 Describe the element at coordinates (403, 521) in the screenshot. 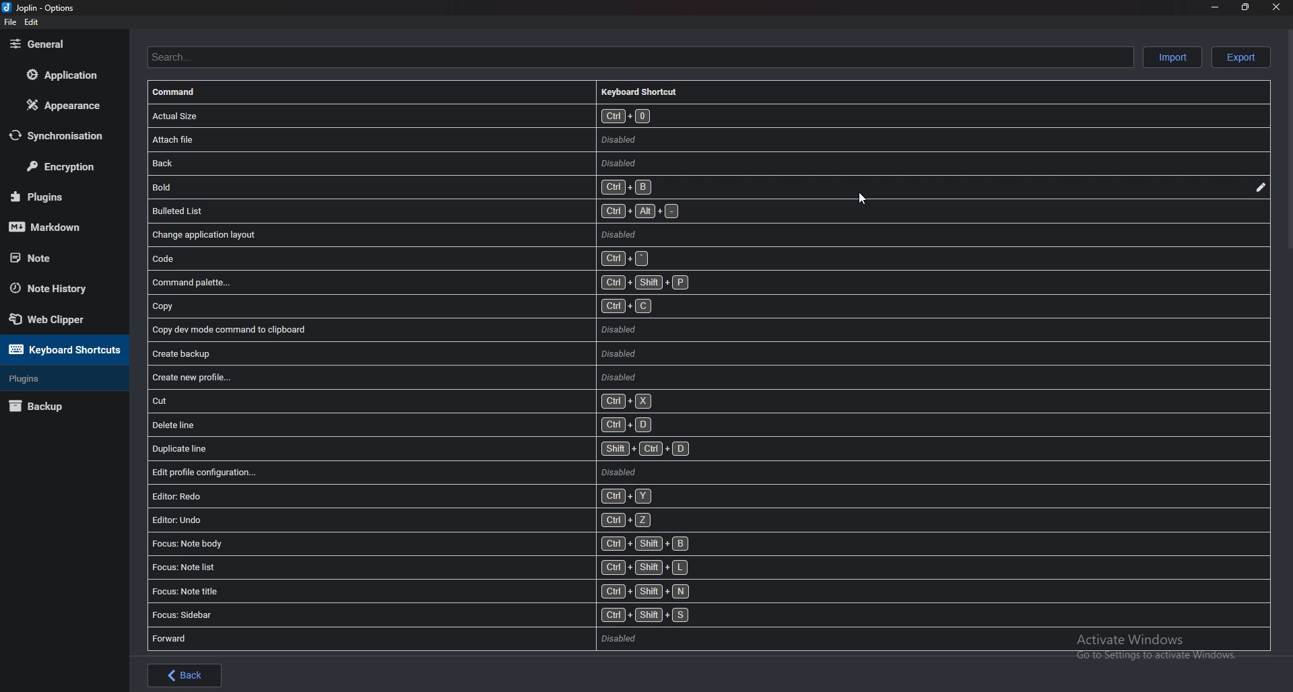

I see `Editor undo` at that location.